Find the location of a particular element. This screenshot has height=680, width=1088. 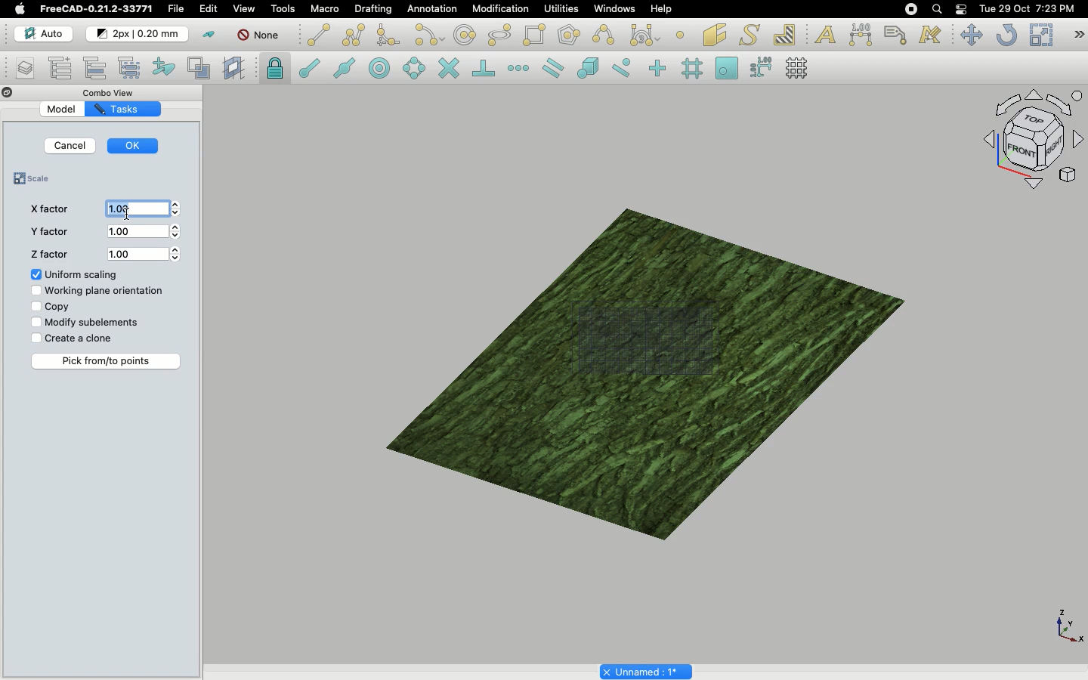

Modify subelements is located at coordinates (88, 323).